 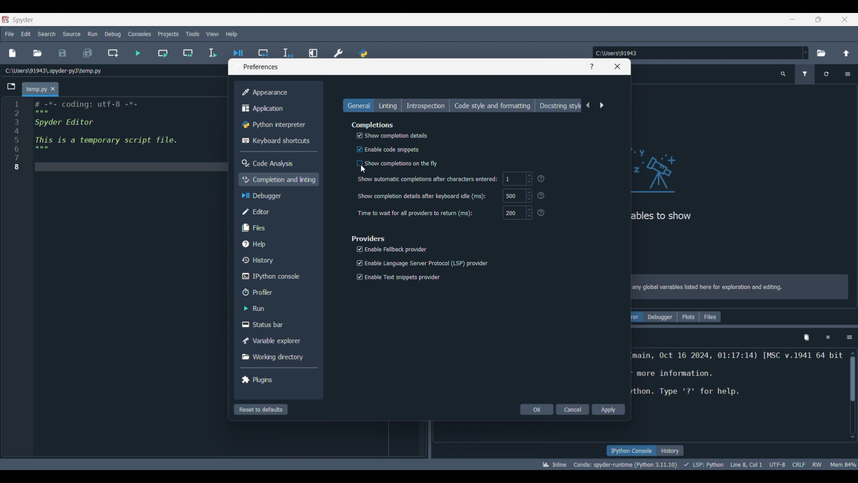 What do you see at coordinates (188, 53) in the screenshot?
I see `Run current cell and go to next` at bounding box center [188, 53].